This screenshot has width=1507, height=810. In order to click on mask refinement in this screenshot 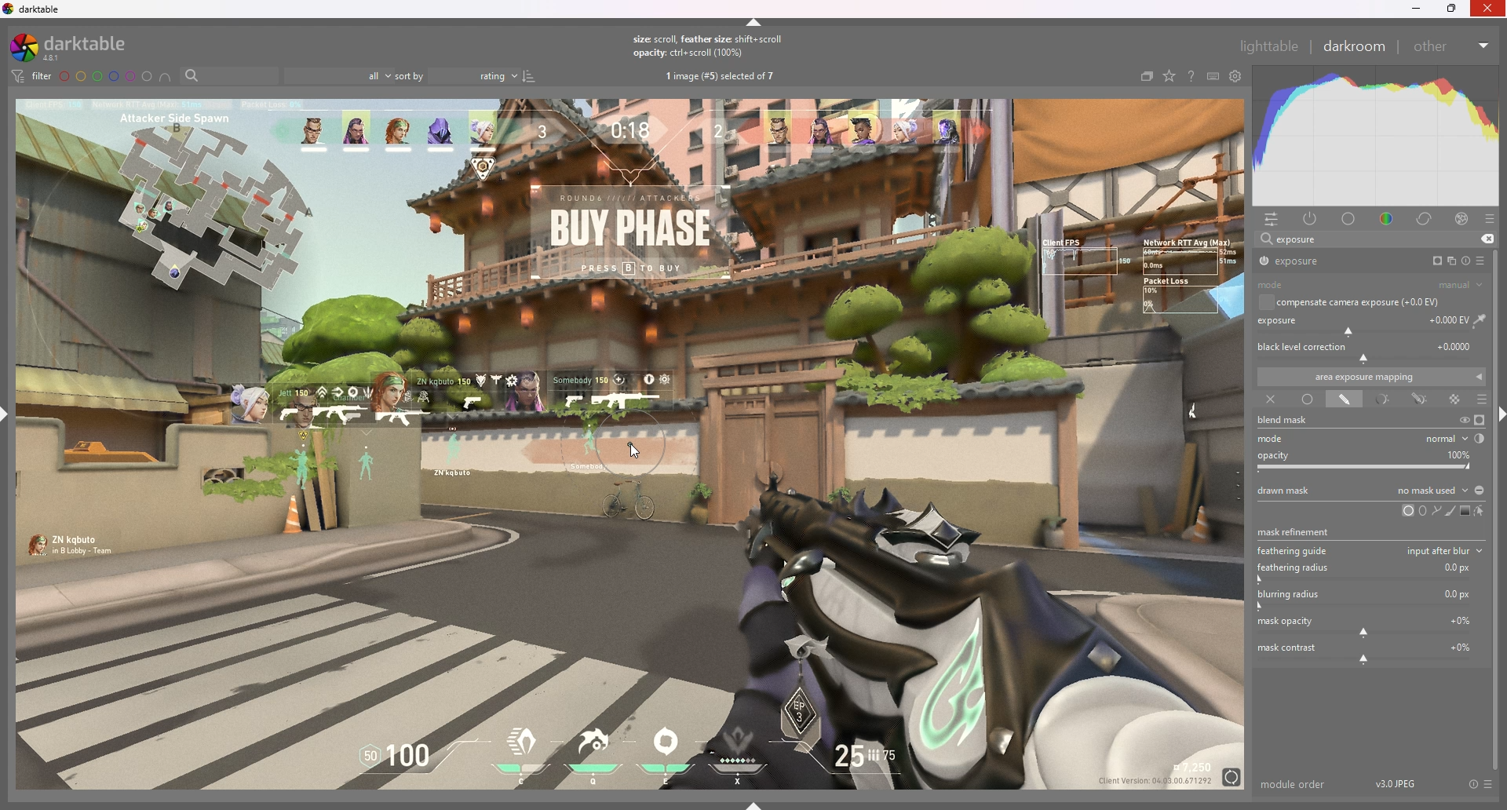, I will do `click(1297, 530)`.